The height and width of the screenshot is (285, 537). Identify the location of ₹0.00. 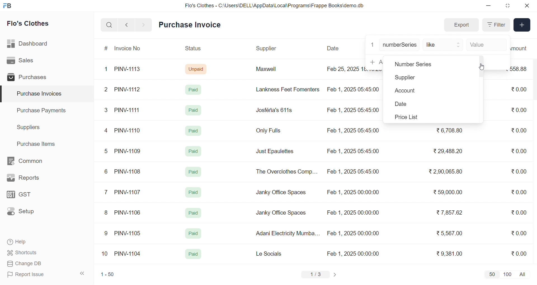
(519, 212).